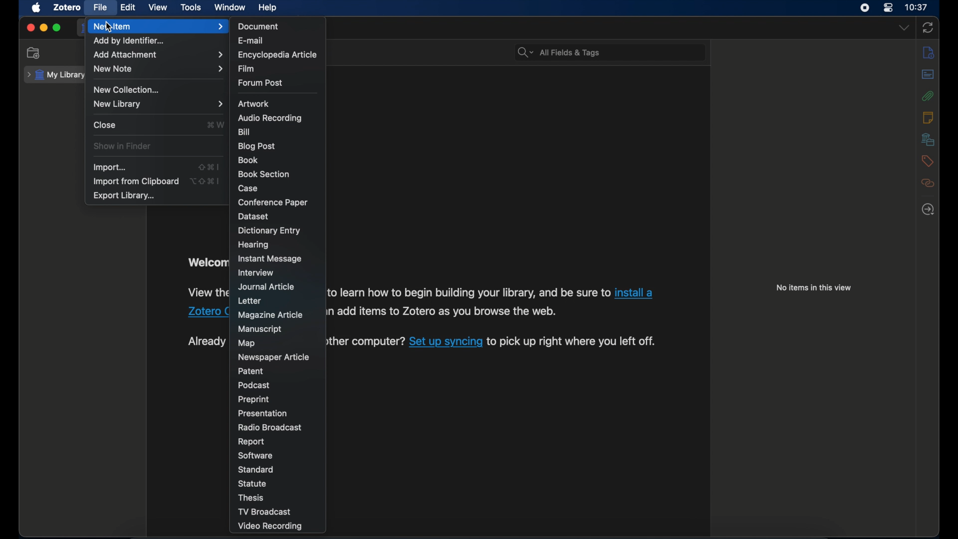 Image resolution: width=958 pixels, height=539 pixels. What do you see at coordinates (249, 370) in the screenshot?
I see `patent` at bounding box center [249, 370].